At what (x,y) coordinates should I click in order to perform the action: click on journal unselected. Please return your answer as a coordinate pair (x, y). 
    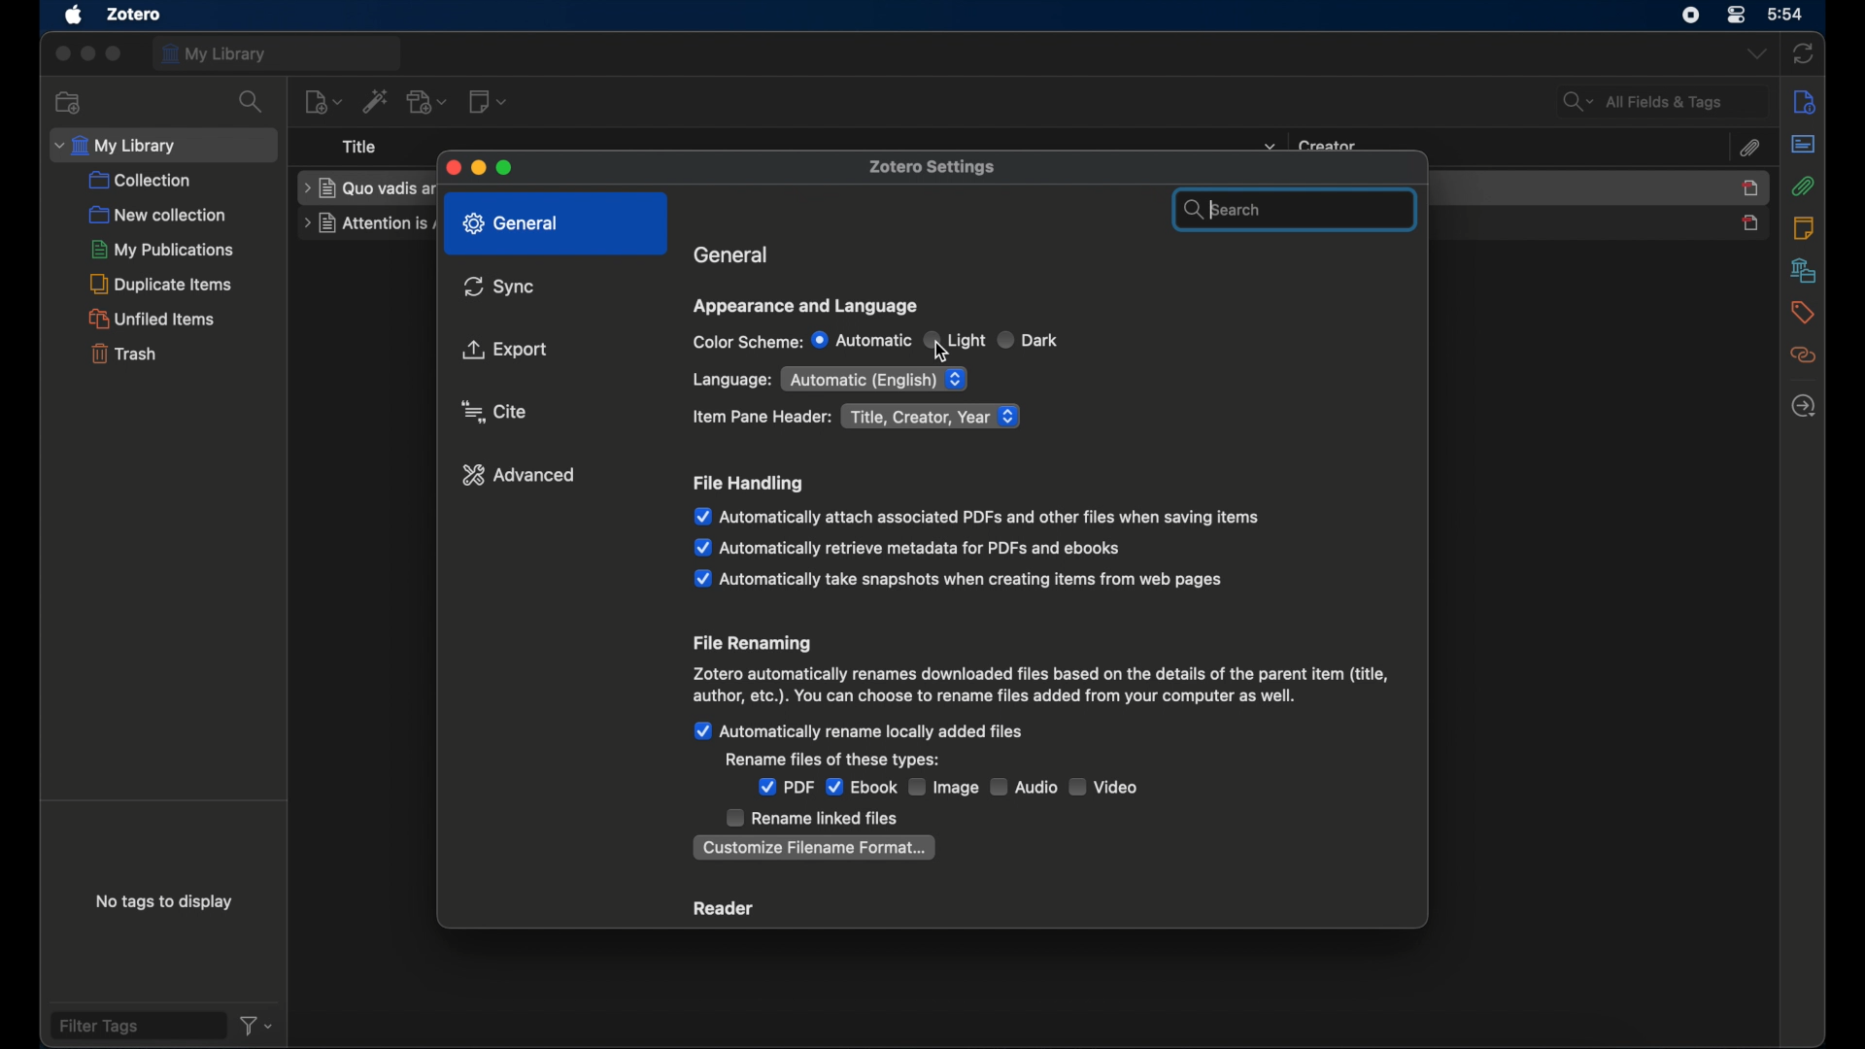
    Looking at the image, I should click on (1749, 223).